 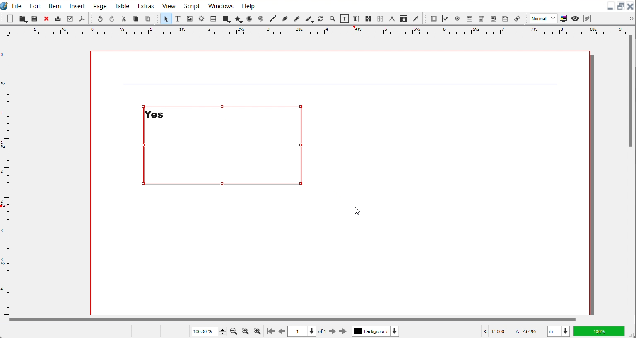 I want to click on Vertical scroll bar, so click(x=631, y=92).